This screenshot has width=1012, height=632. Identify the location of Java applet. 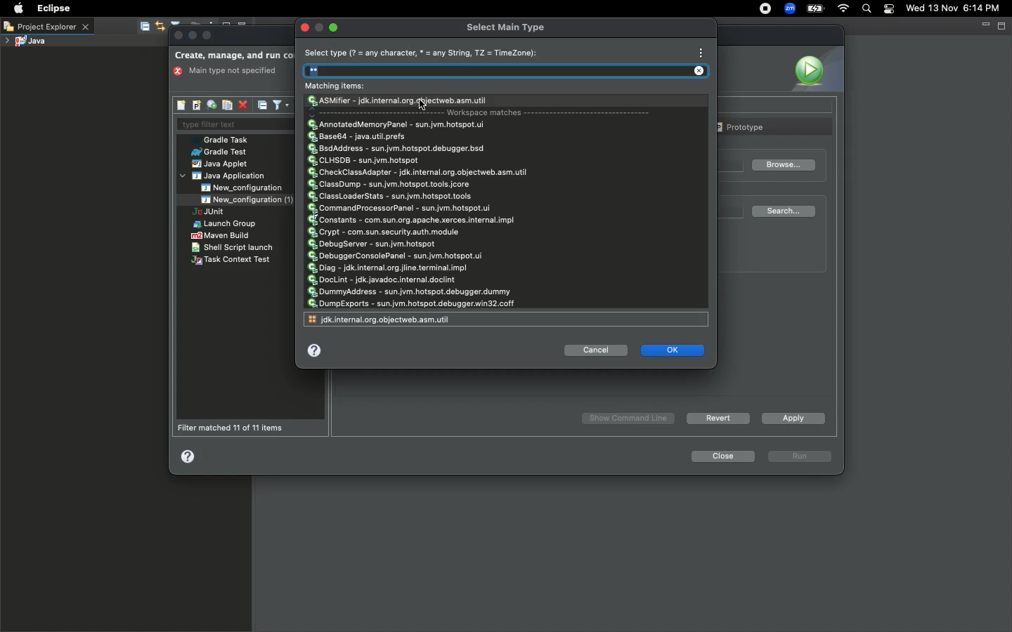
(221, 164).